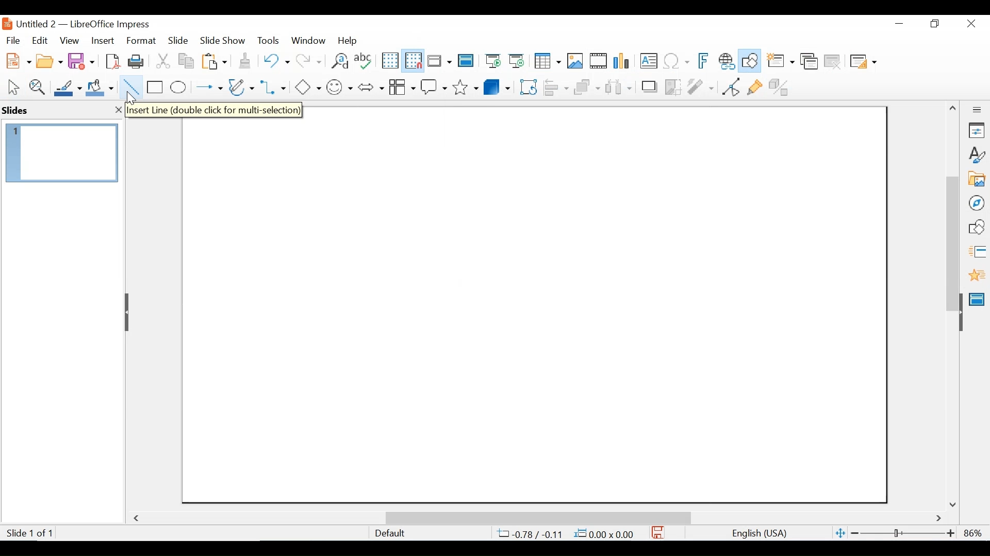  I want to click on Arrange, so click(585, 86).